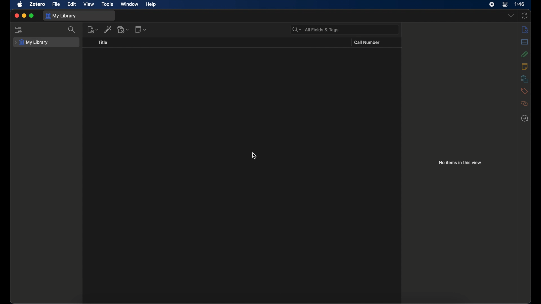 The height and width of the screenshot is (304, 541). What do you see at coordinates (72, 4) in the screenshot?
I see `edit` at bounding box center [72, 4].